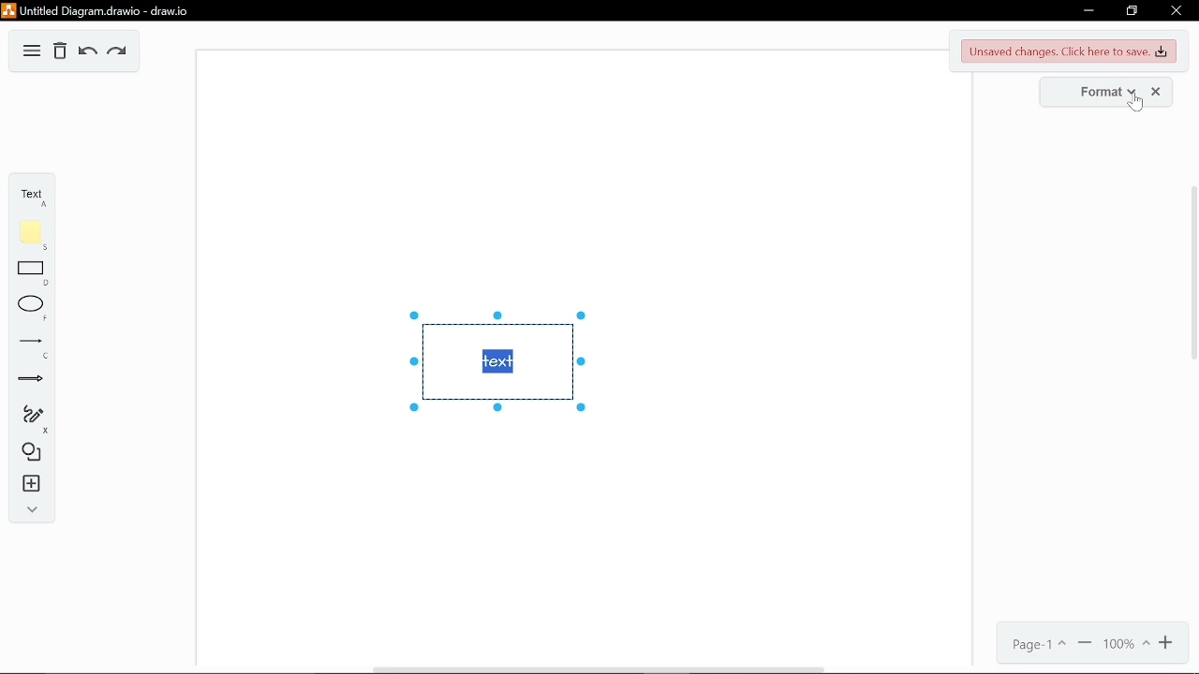  I want to click on minimize, so click(1086, 11).